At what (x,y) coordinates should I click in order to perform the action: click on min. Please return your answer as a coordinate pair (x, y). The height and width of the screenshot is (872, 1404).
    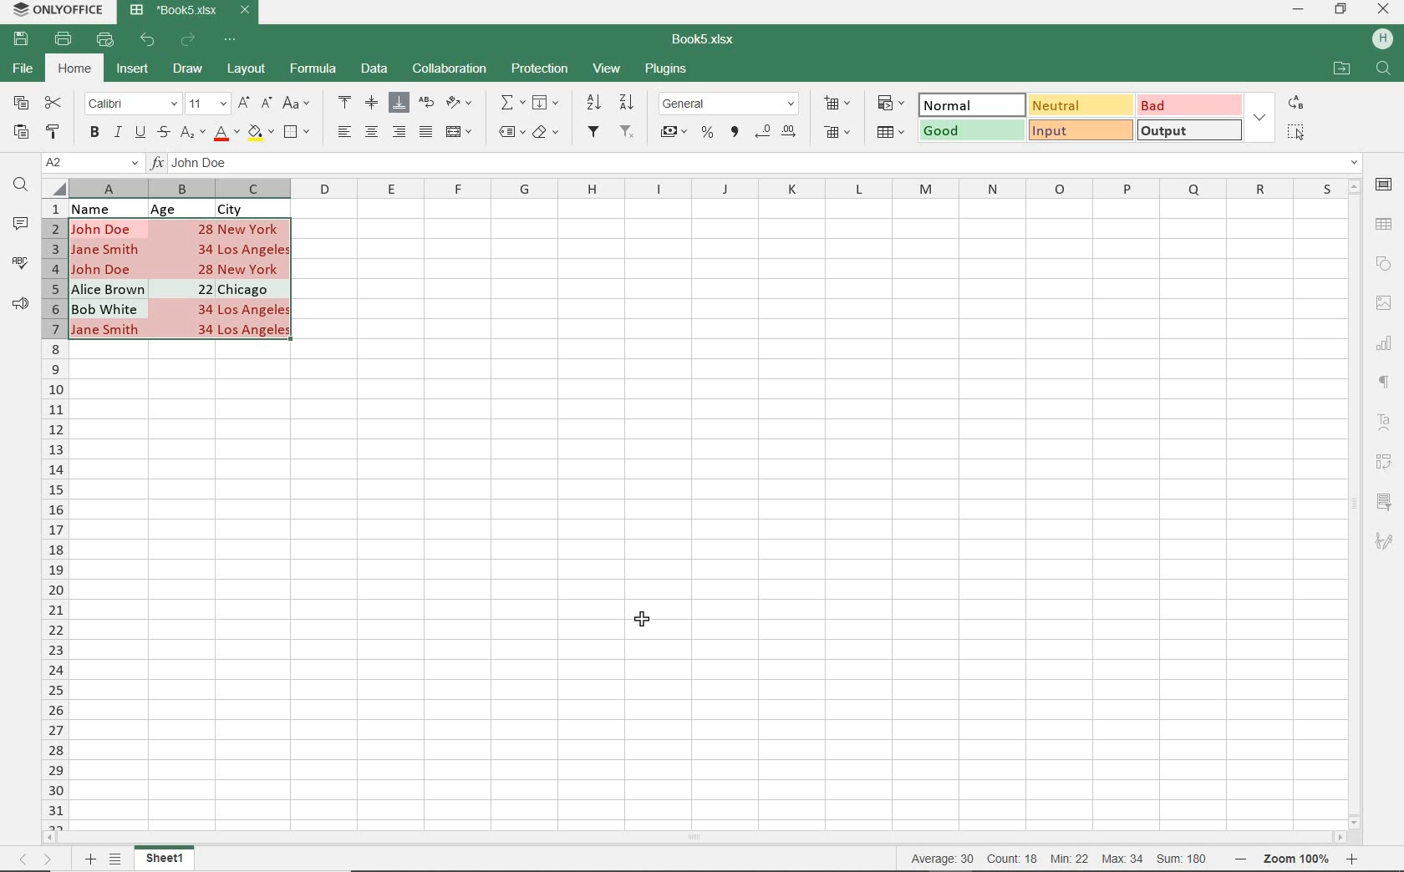
    Looking at the image, I should click on (1069, 859).